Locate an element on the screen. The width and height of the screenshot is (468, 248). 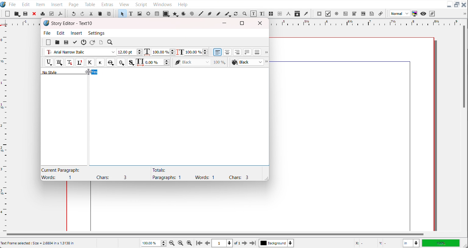
Text is located at coordinates (70, 72).